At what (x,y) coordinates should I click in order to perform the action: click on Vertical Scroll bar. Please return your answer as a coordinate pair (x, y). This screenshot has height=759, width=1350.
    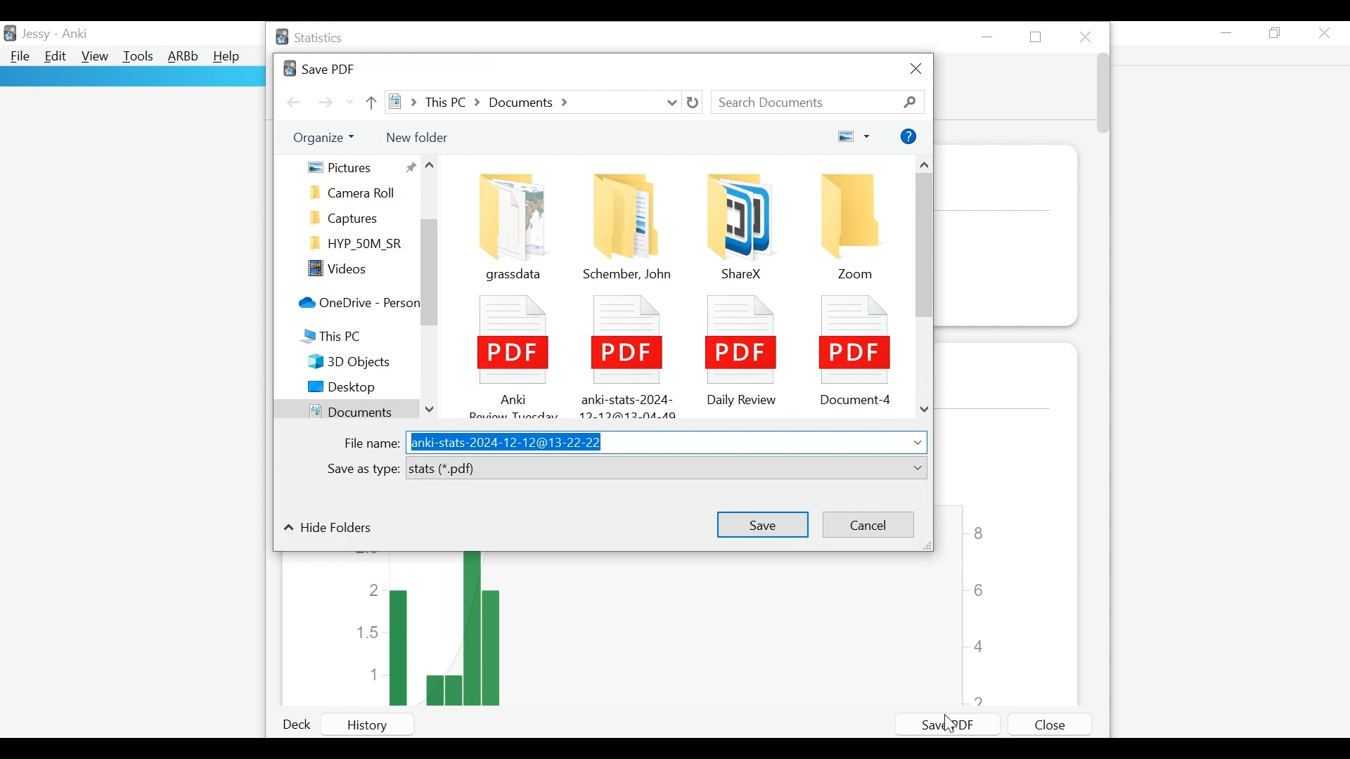
    Looking at the image, I should click on (1102, 96).